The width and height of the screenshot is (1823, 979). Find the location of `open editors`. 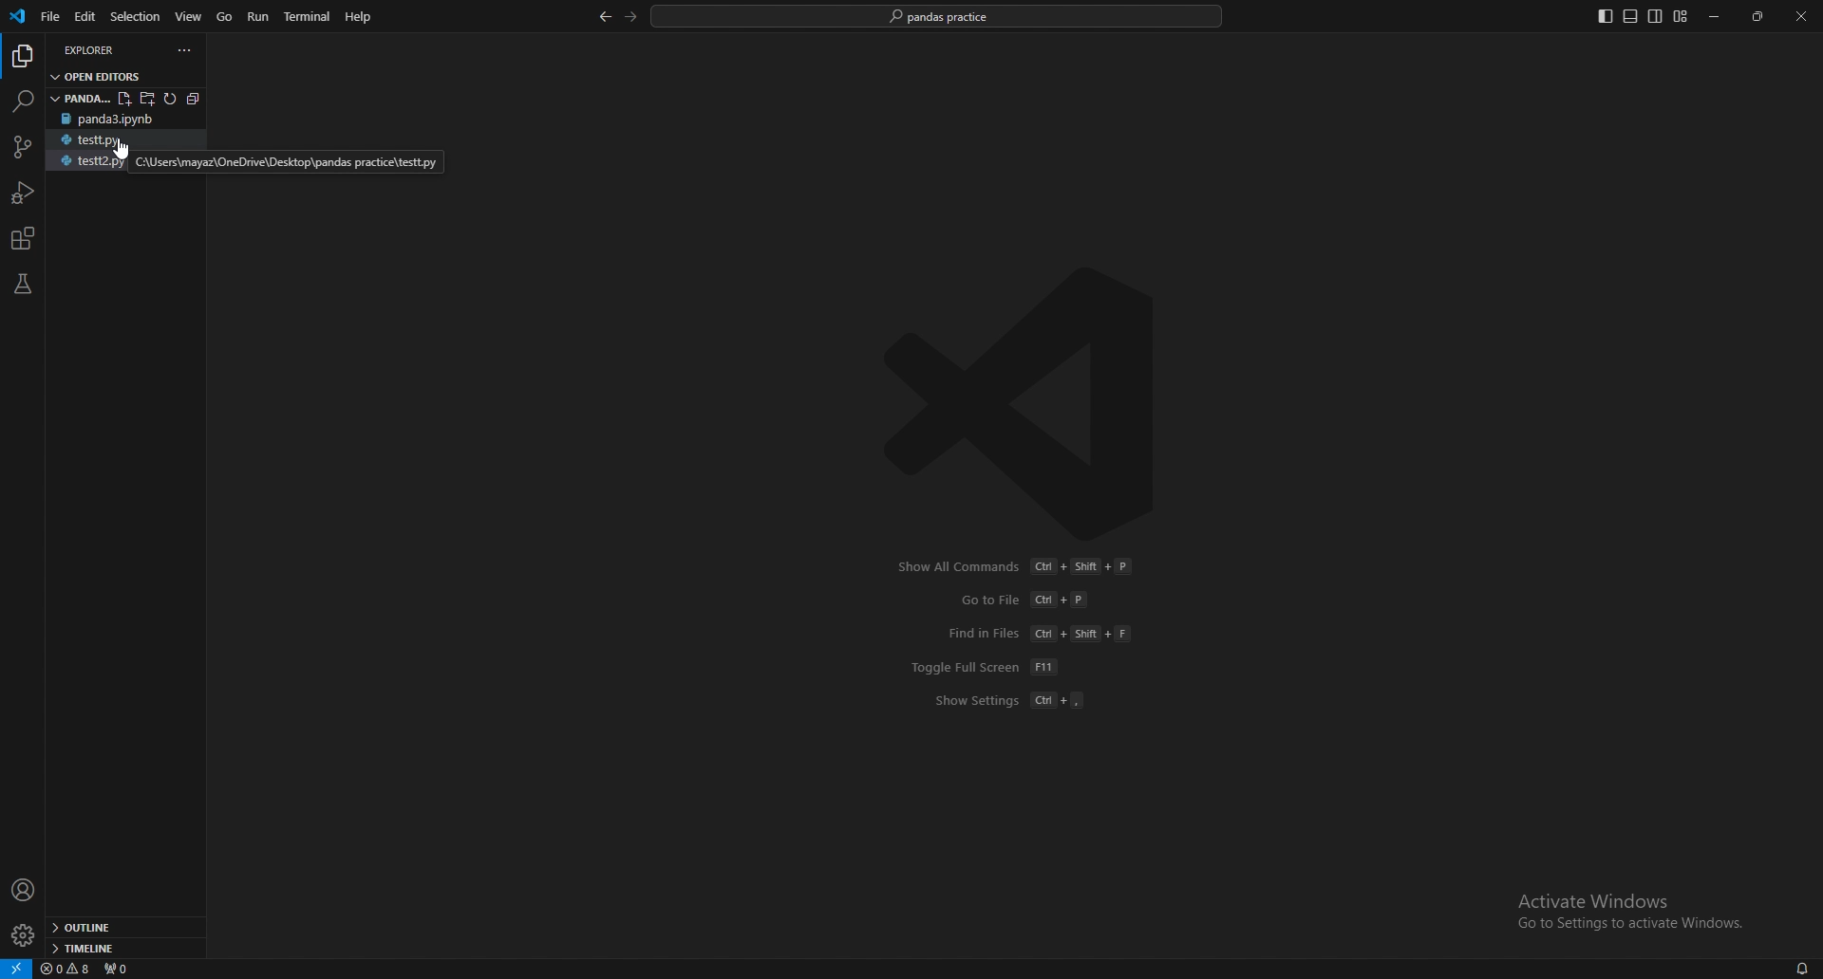

open editors is located at coordinates (120, 75).